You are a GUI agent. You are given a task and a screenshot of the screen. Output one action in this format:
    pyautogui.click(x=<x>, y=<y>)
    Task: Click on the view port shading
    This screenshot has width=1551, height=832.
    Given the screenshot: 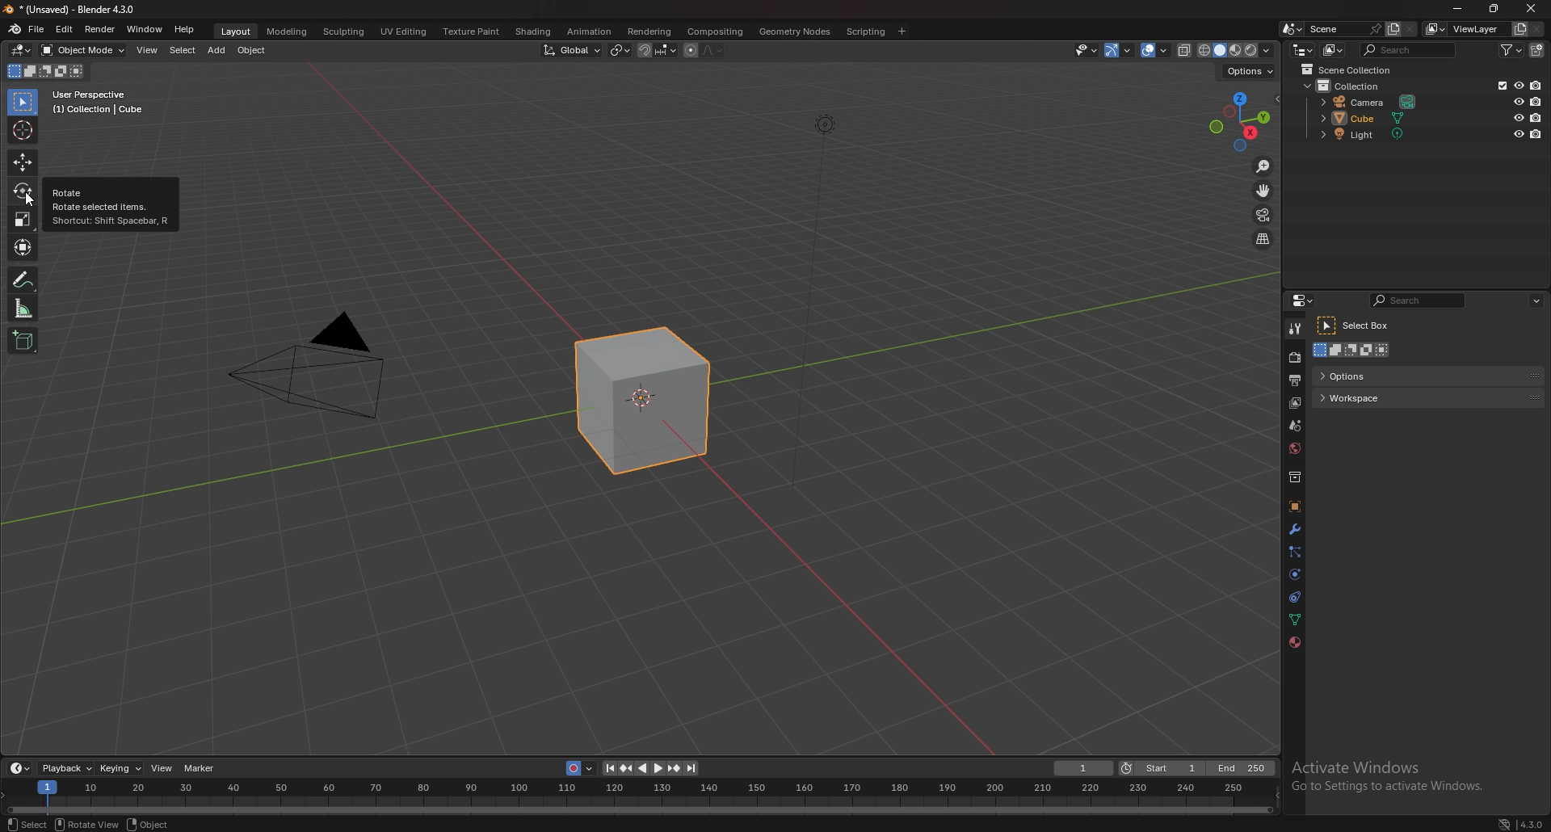 What is the action you would take?
    pyautogui.click(x=1237, y=50)
    